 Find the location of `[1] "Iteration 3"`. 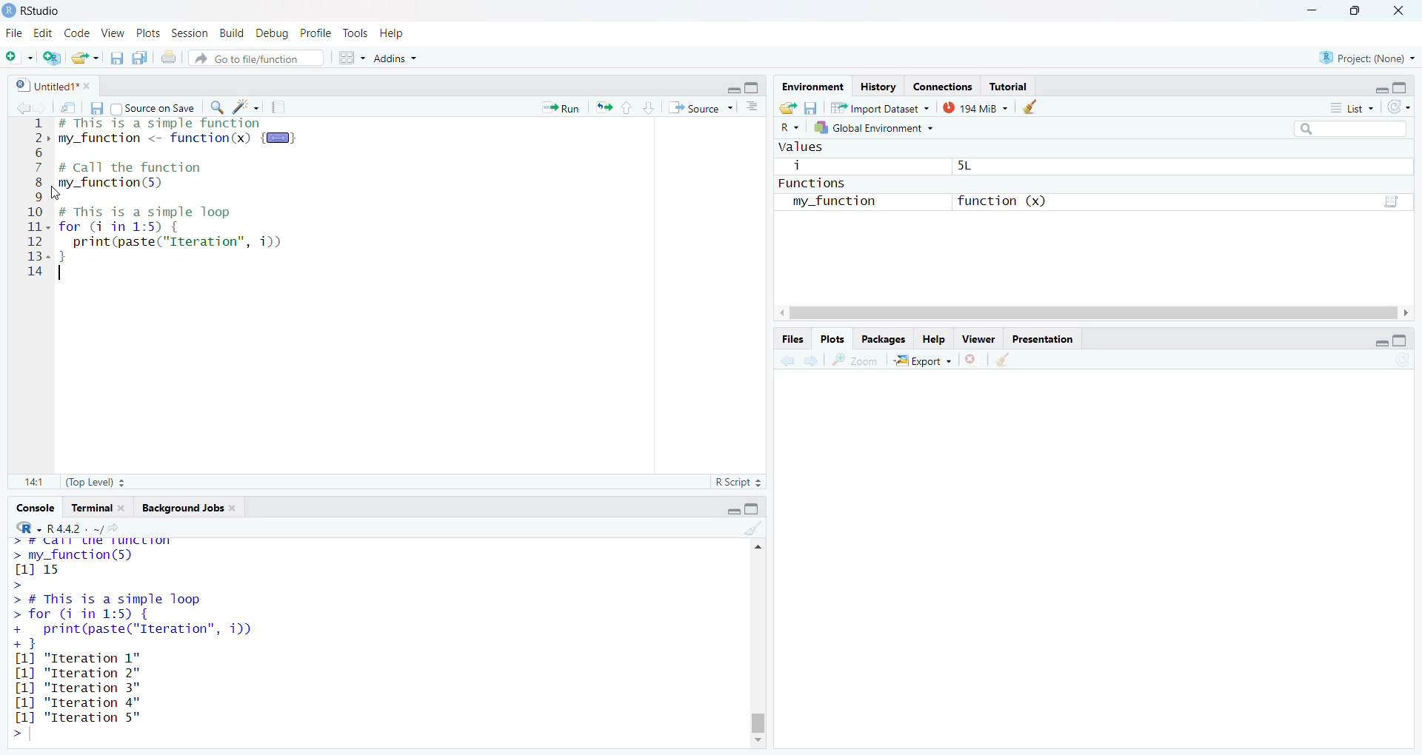

[1] "Iteration 3" is located at coordinates (76, 702).